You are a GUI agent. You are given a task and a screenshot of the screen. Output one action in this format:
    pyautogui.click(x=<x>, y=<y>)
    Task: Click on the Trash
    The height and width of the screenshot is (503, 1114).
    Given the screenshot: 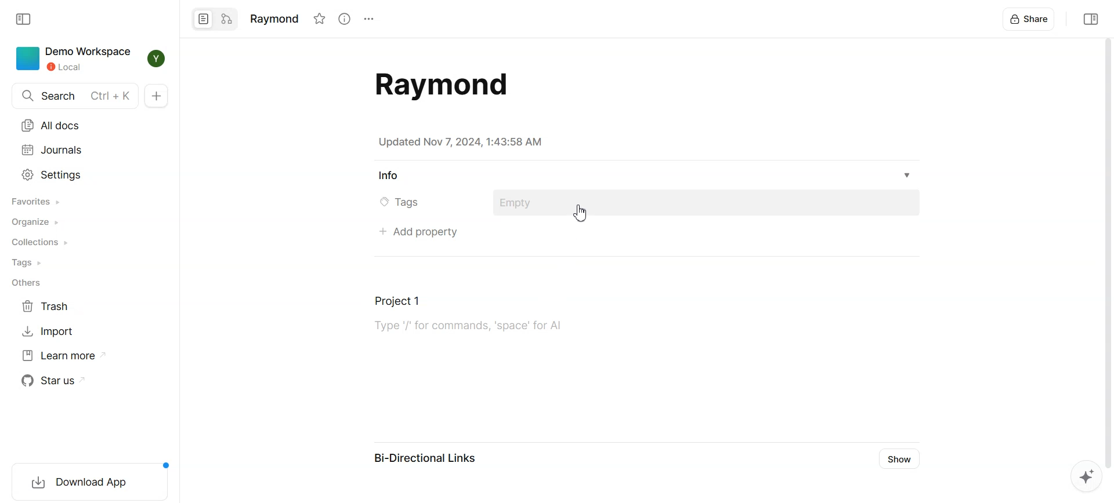 What is the action you would take?
    pyautogui.click(x=48, y=307)
    